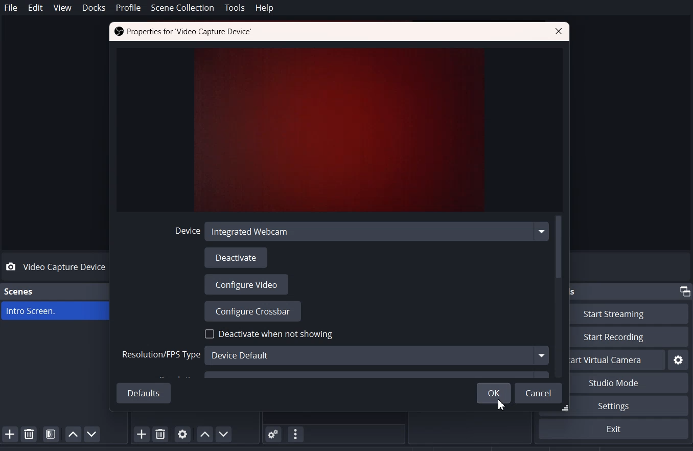 This screenshot has height=451, width=693. I want to click on Settings, so click(629, 406).